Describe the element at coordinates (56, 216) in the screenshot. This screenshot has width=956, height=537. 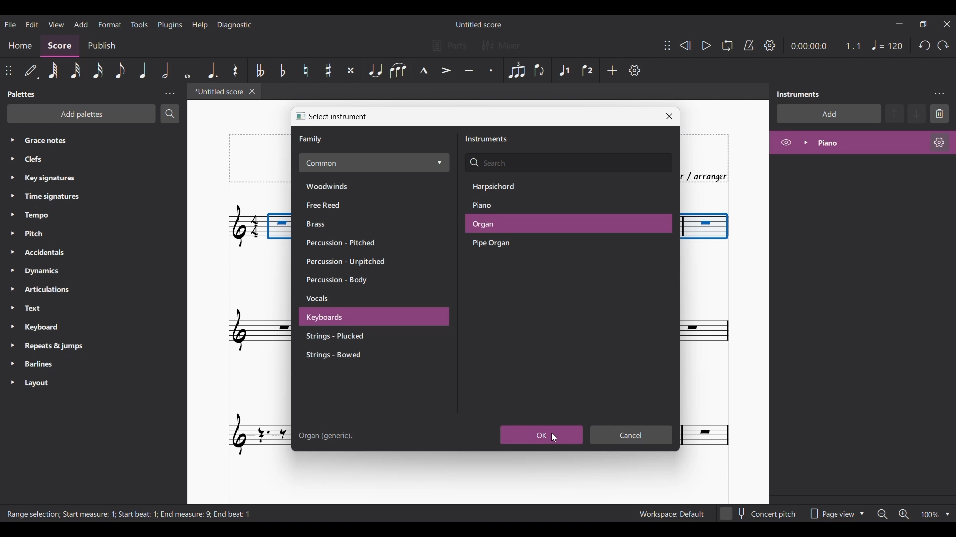
I see `Tempo` at that location.